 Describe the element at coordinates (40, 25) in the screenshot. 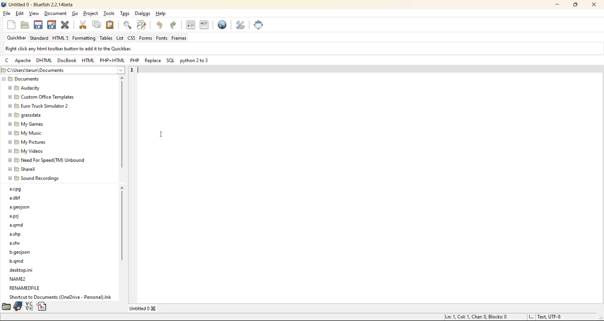

I see `save` at that location.